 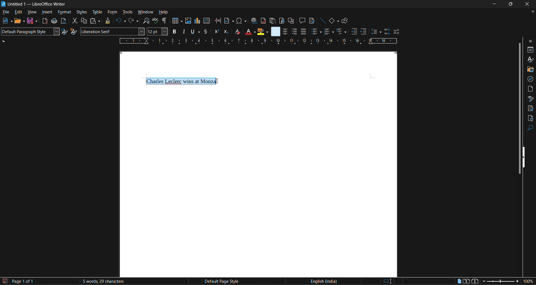 What do you see at coordinates (531, 12) in the screenshot?
I see `close document` at bounding box center [531, 12].